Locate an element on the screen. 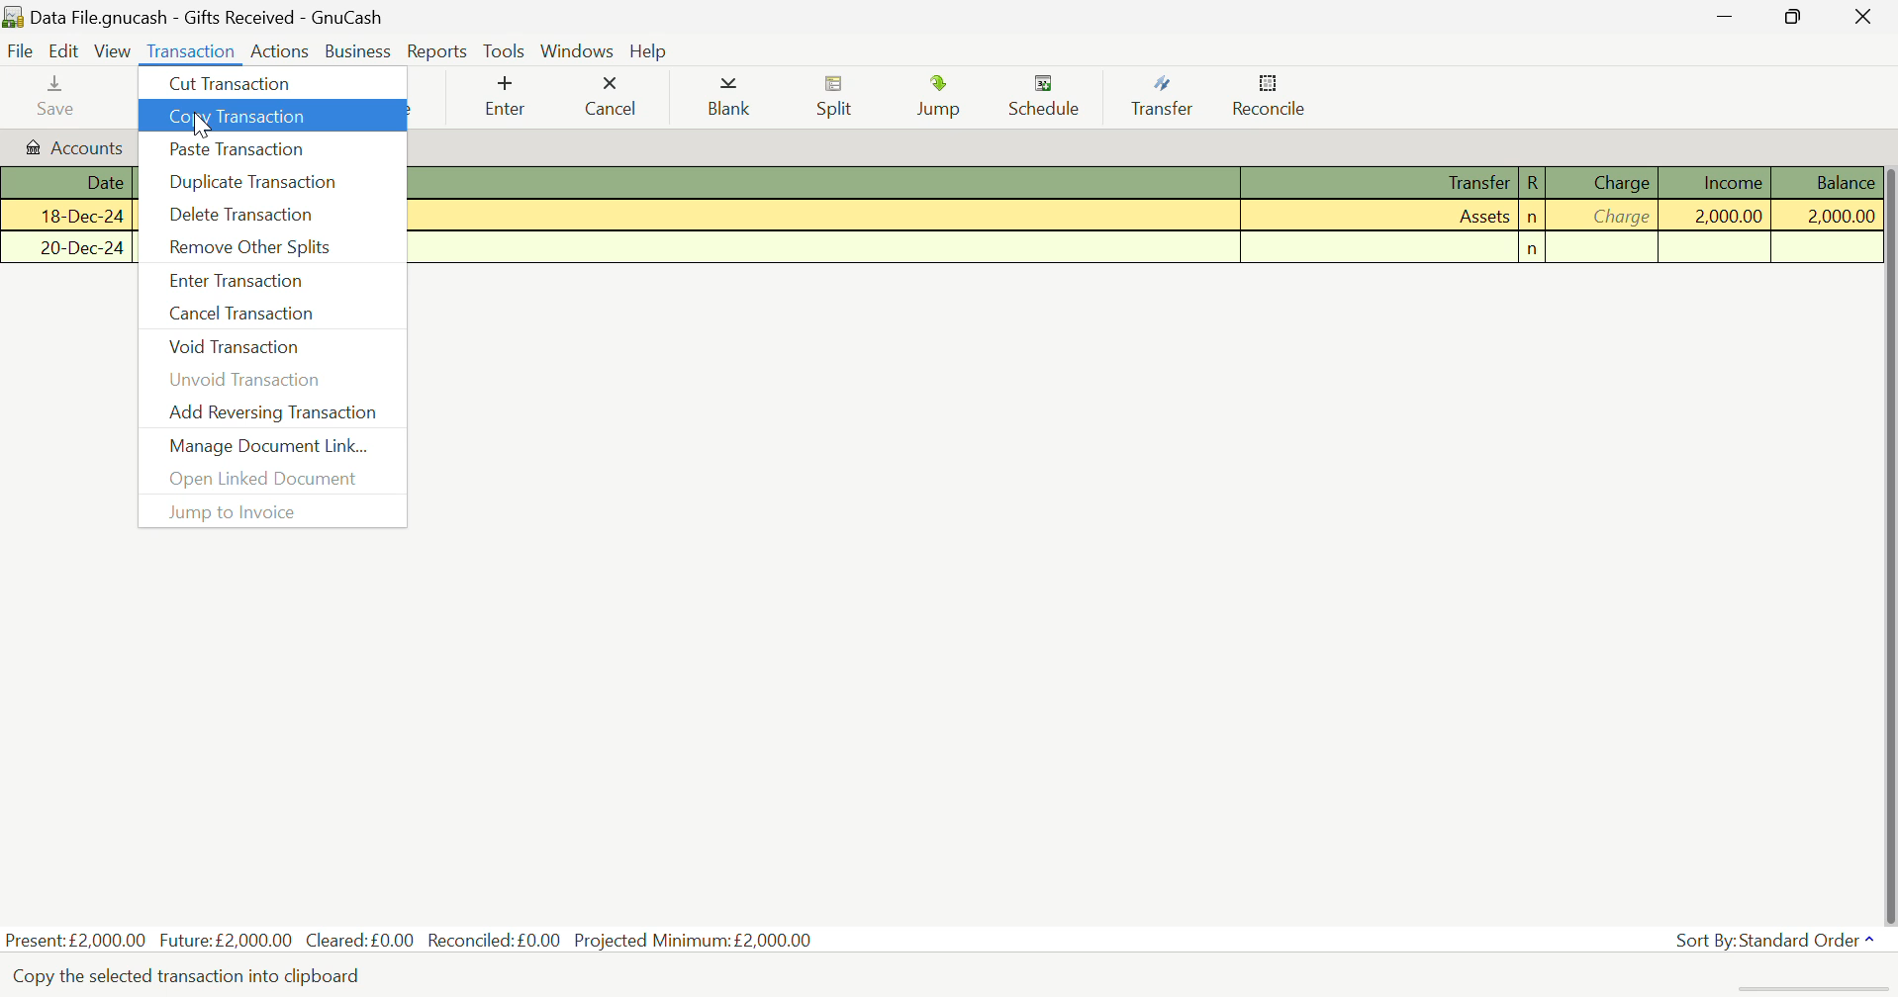  Balance is located at coordinates (1827, 247).